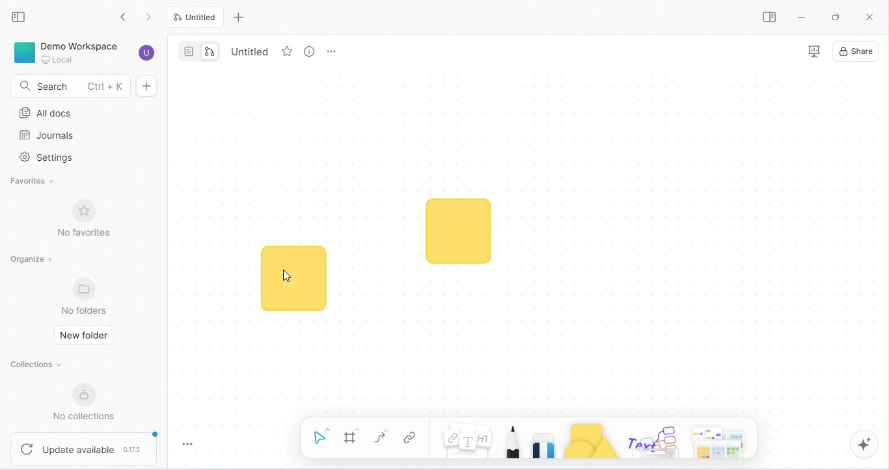 The image size is (889, 470). I want to click on search Ctrl+K, so click(68, 85).